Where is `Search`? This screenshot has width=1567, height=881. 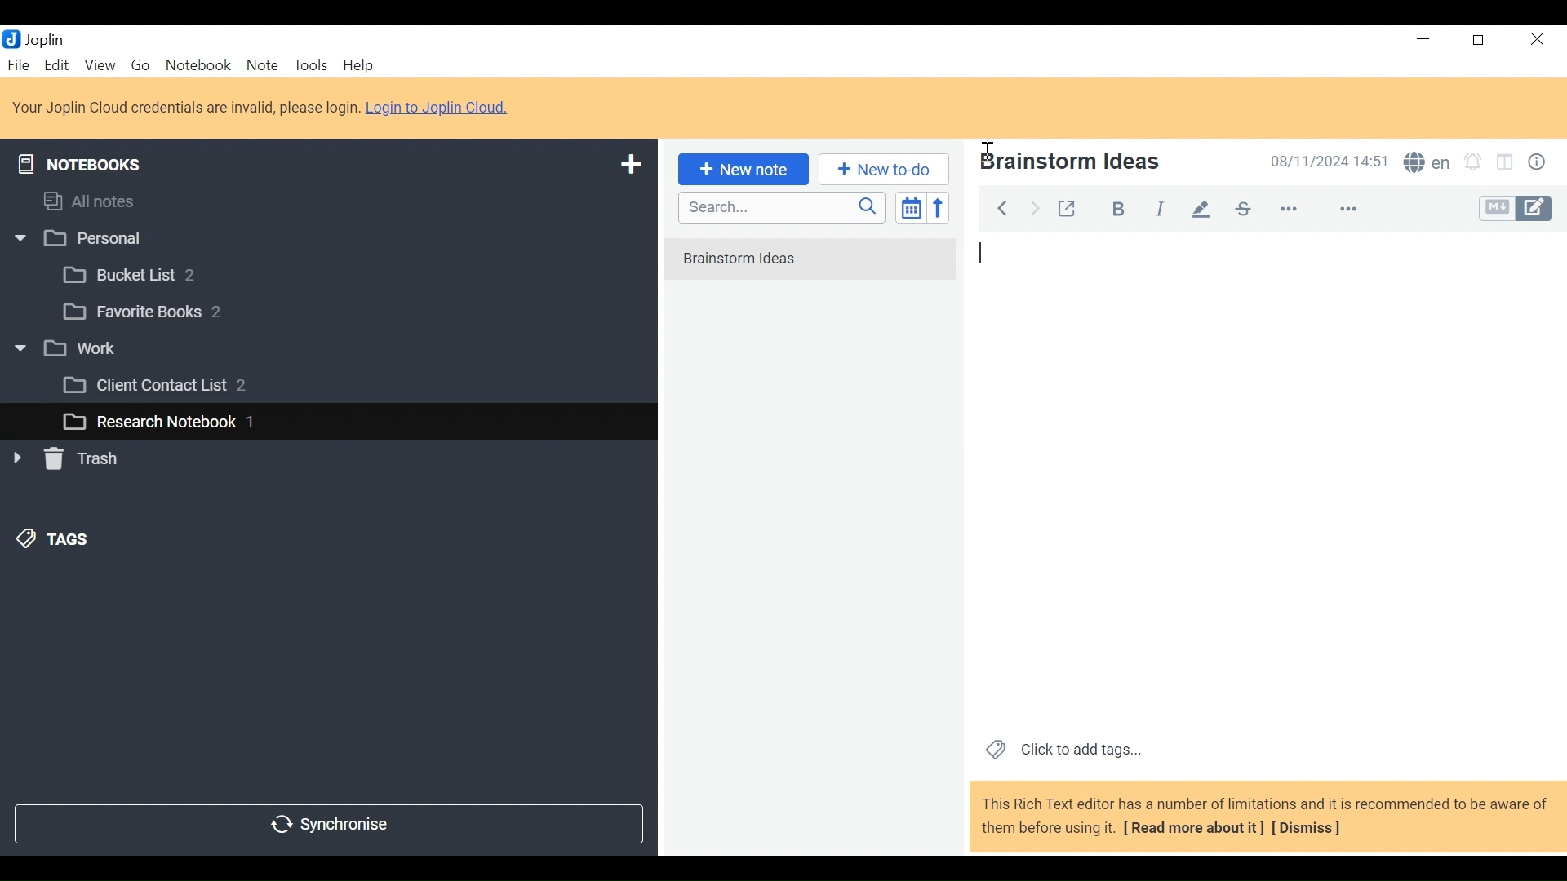 Search is located at coordinates (779, 207).